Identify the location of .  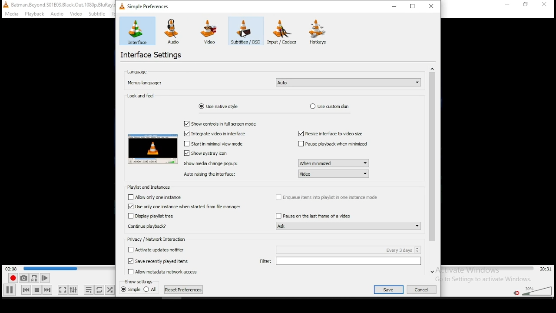
(527, 6).